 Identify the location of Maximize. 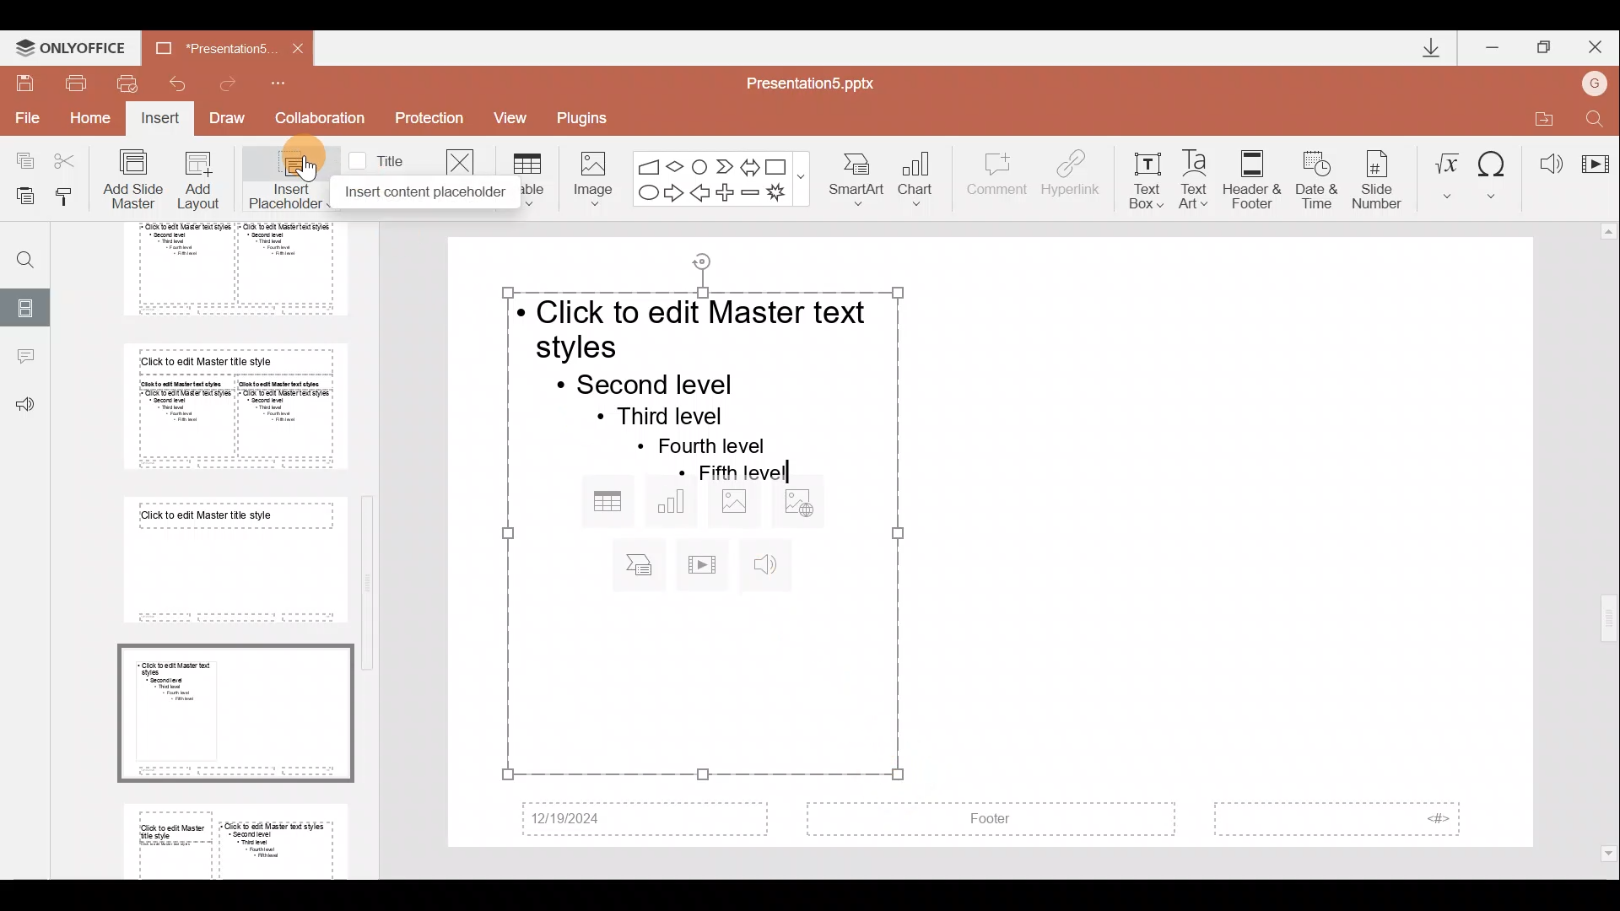
(1545, 45).